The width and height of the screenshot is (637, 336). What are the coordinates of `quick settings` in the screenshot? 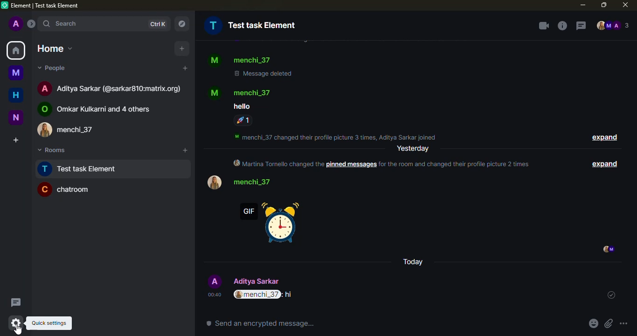 It's located at (51, 323).